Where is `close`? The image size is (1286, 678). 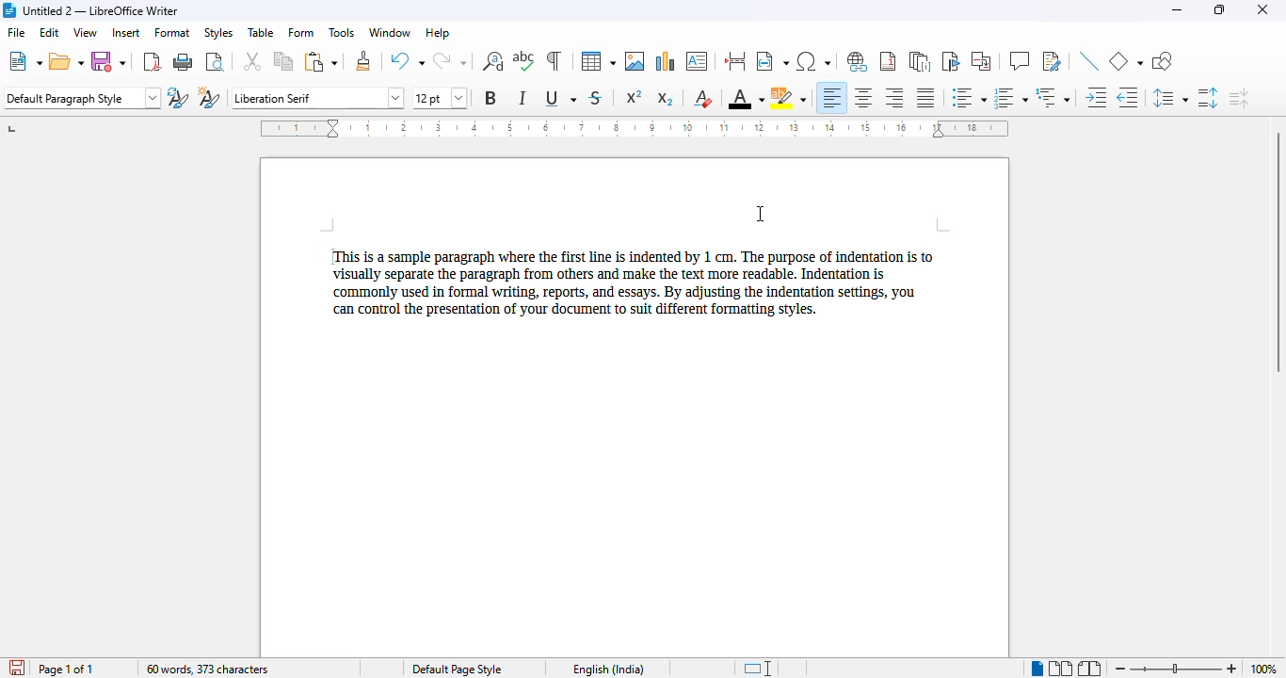
close is located at coordinates (1262, 9).